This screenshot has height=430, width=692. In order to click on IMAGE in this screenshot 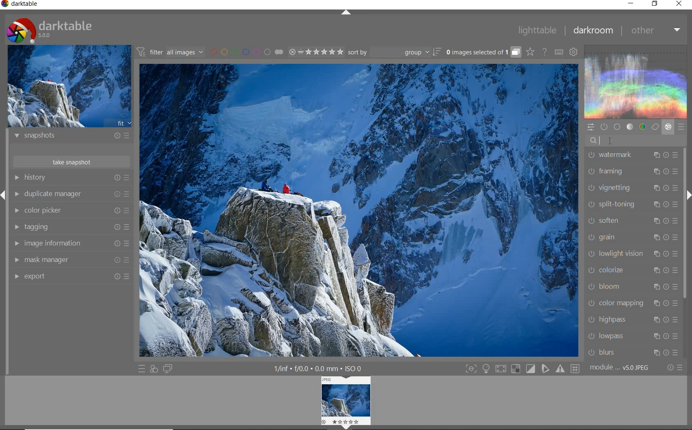, I will do `click(343, 402)`.